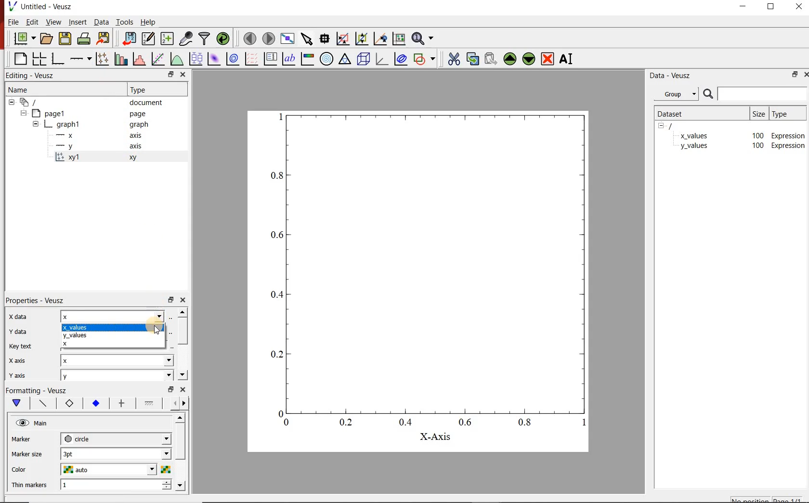 The height and width of the screenshot is (503, 809). Describe the element at coordinates (38, 300) in the screenshot. I see ` Properties - Veusz` at that location.